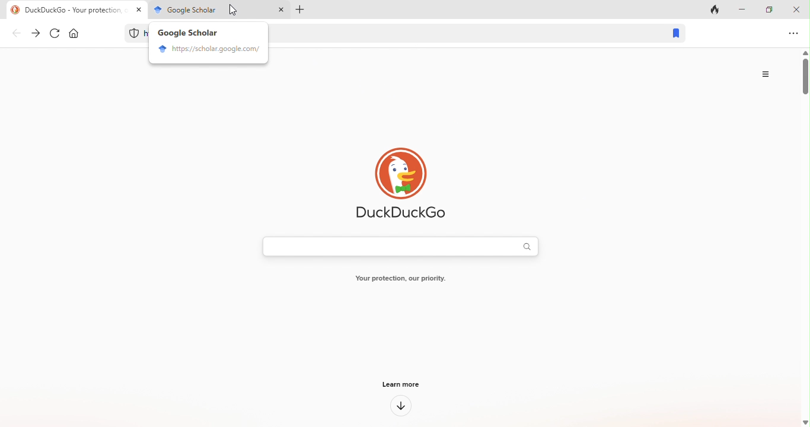  Describe the element at coordinates (743, 9) in the screenshot. I see `minimize` at that location.